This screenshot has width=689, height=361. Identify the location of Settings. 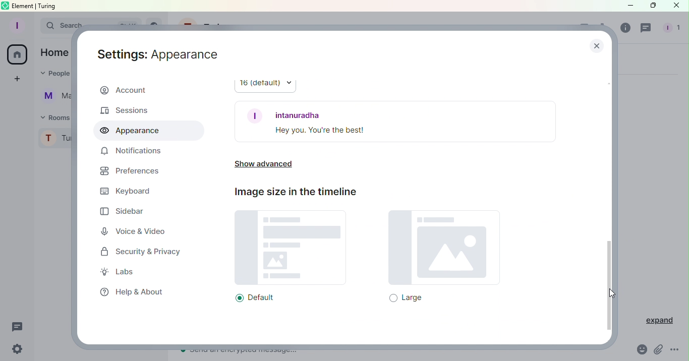
(18, 348).